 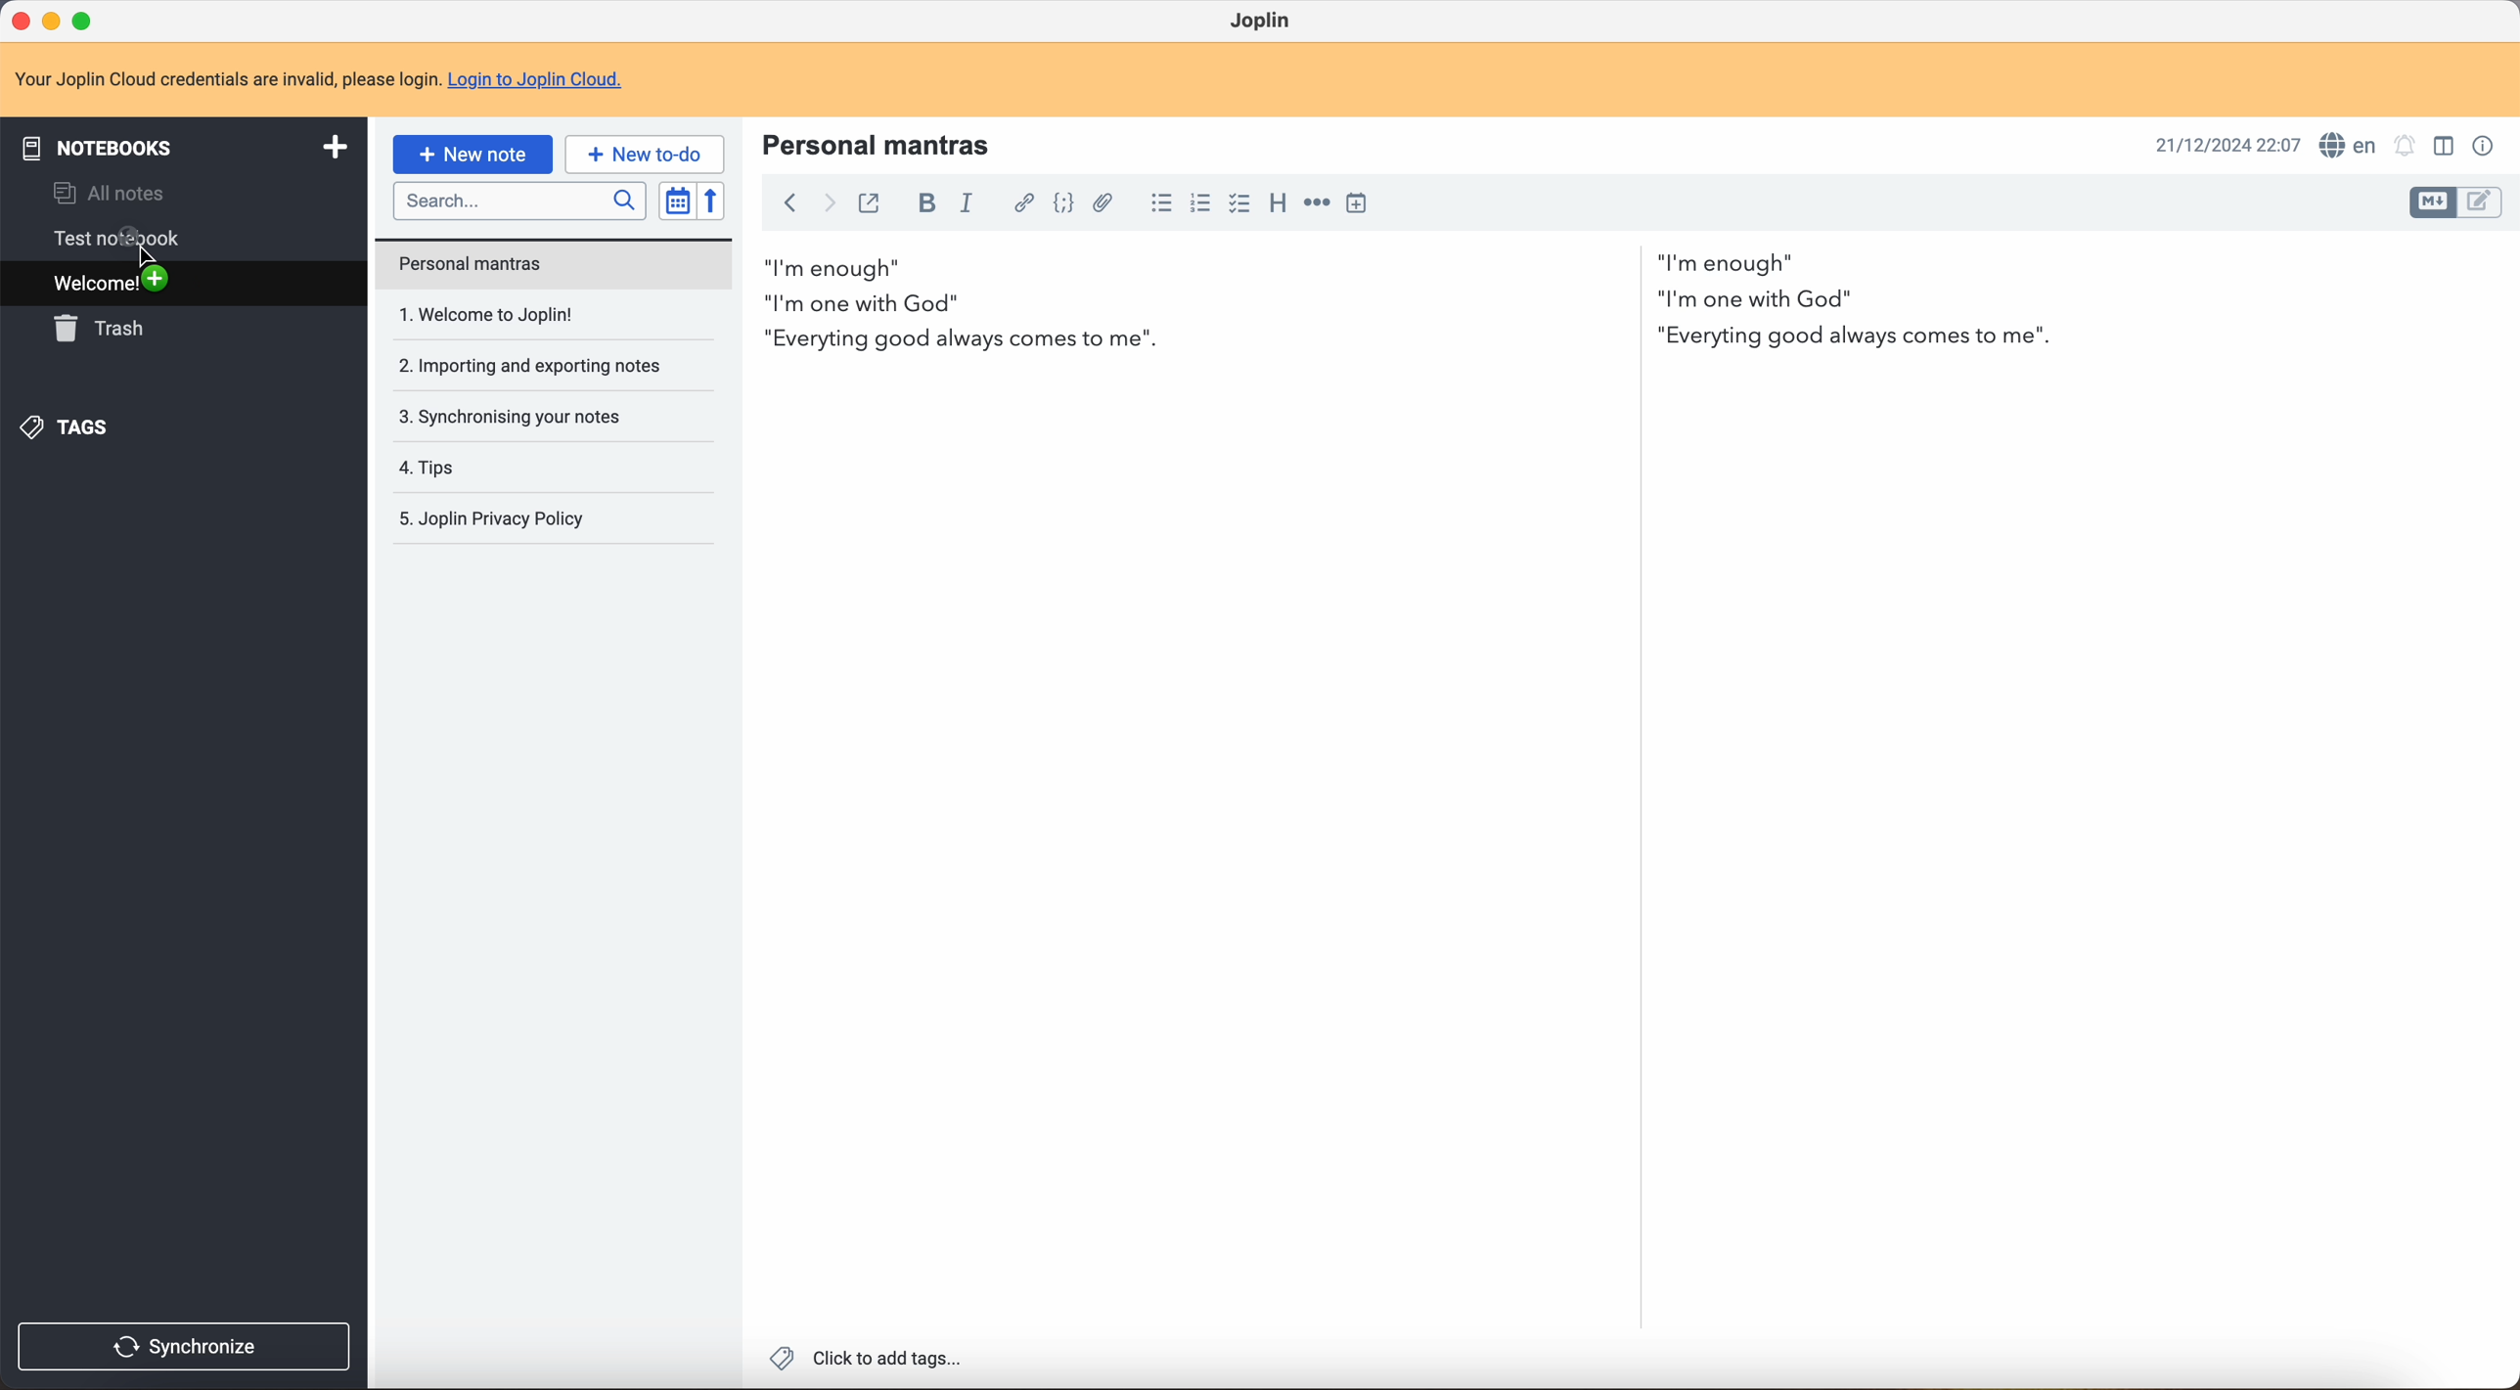 What do you see at coordinates (496, 518) in the screenshot?
I see `Joplin privacy policy` at bounding box center [496, 518].